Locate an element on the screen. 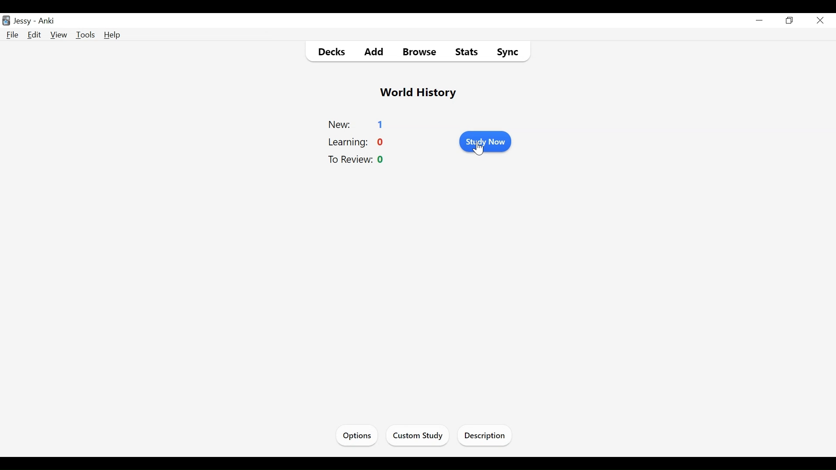 The image size is (836, 470). Add is located at coordinates (368, 52).